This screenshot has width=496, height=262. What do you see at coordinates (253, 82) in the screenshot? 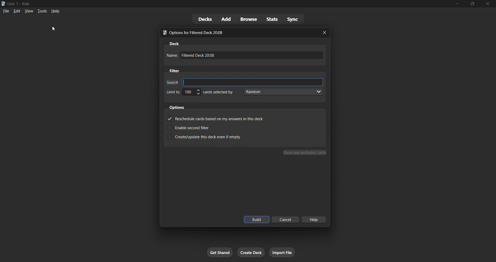
I see `filter search input box` at bounding box center [253, 82].